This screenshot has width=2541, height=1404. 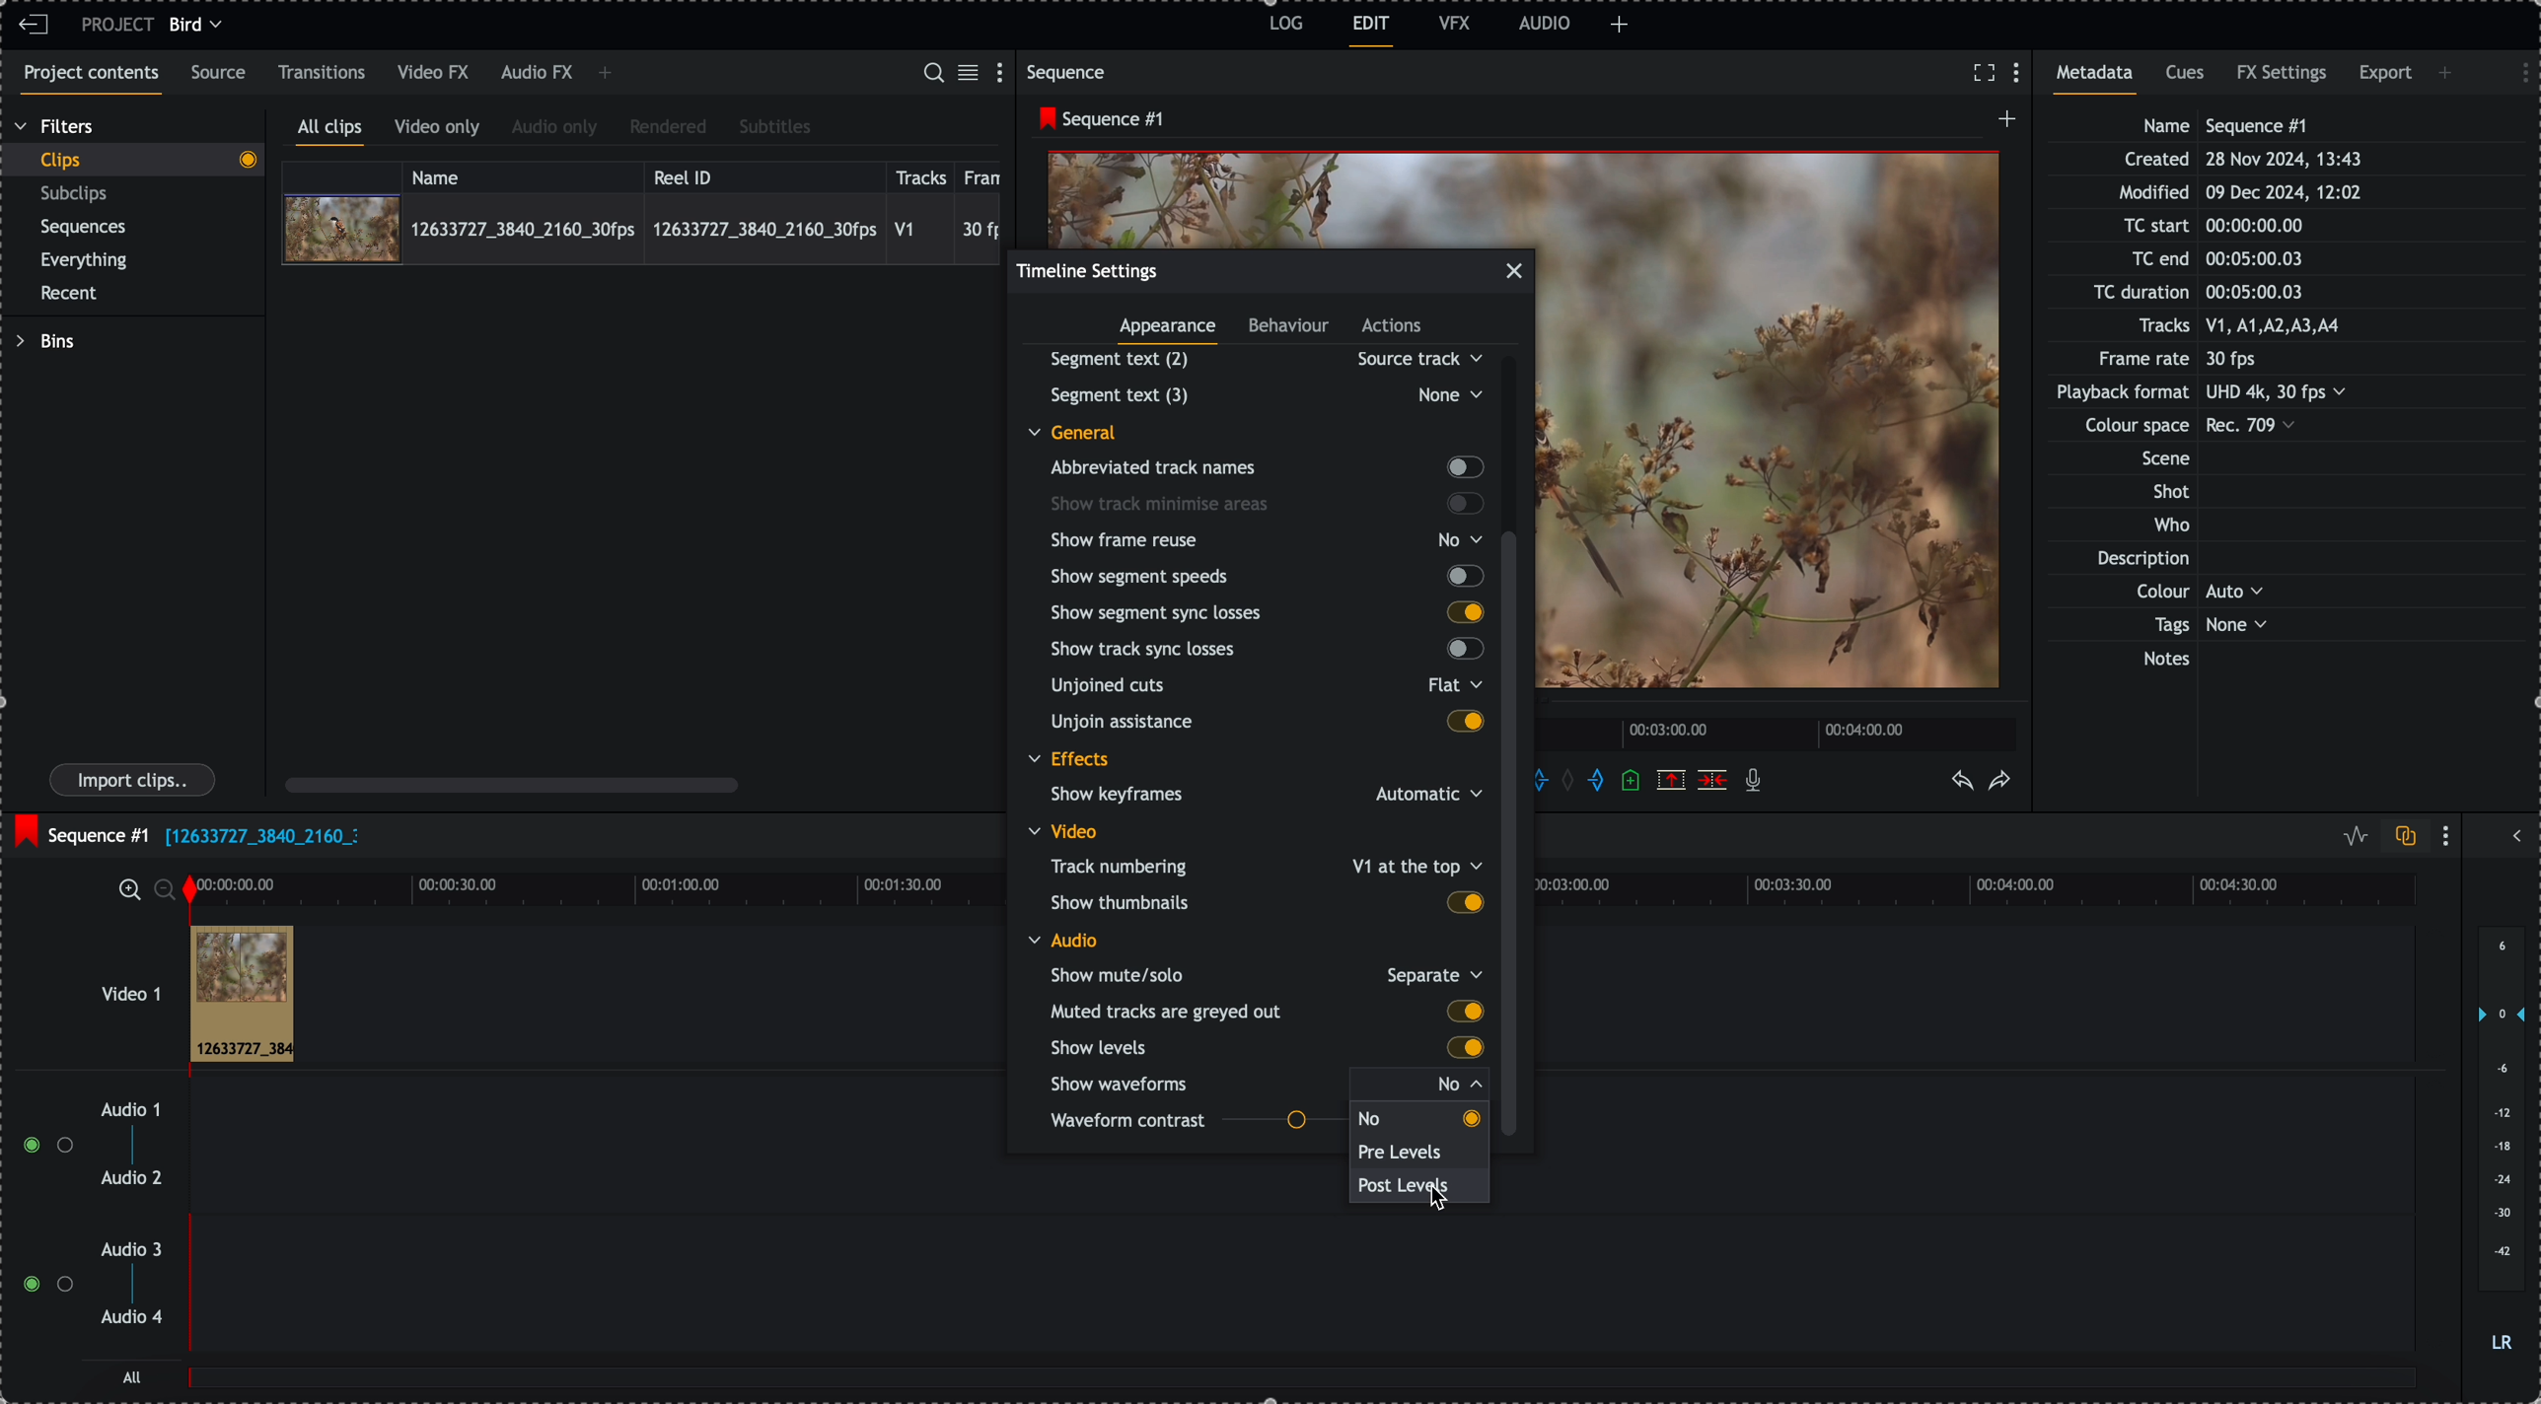 What do you see at coordinates (1283, 27) in the screenshot?
I see `log` at bounding box center [1283, 27].